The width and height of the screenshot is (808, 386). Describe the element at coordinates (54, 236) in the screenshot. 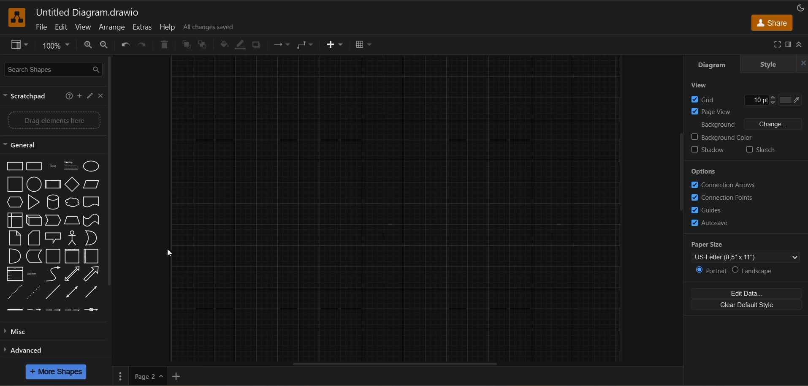

I see `shapes` at that location.